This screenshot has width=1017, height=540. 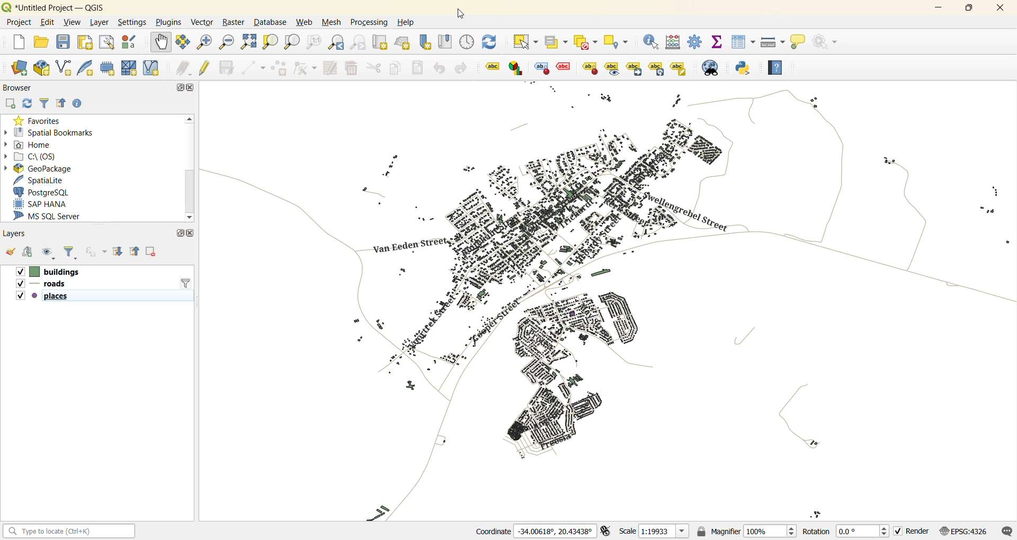 I want to click on scroll up, so click(x=191, y=120).